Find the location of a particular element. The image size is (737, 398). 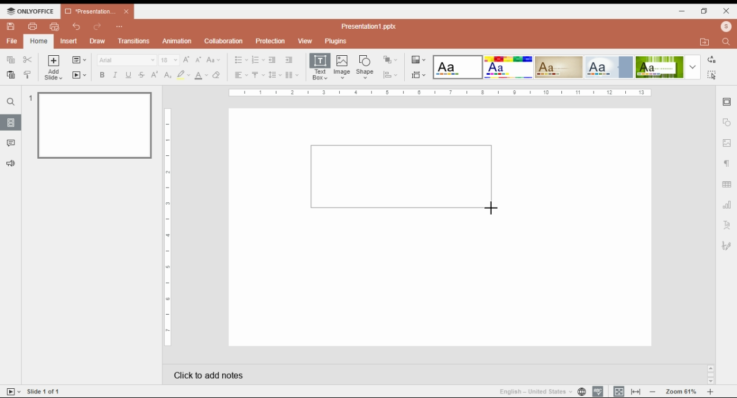

print file is located at coordinates (32, 26).